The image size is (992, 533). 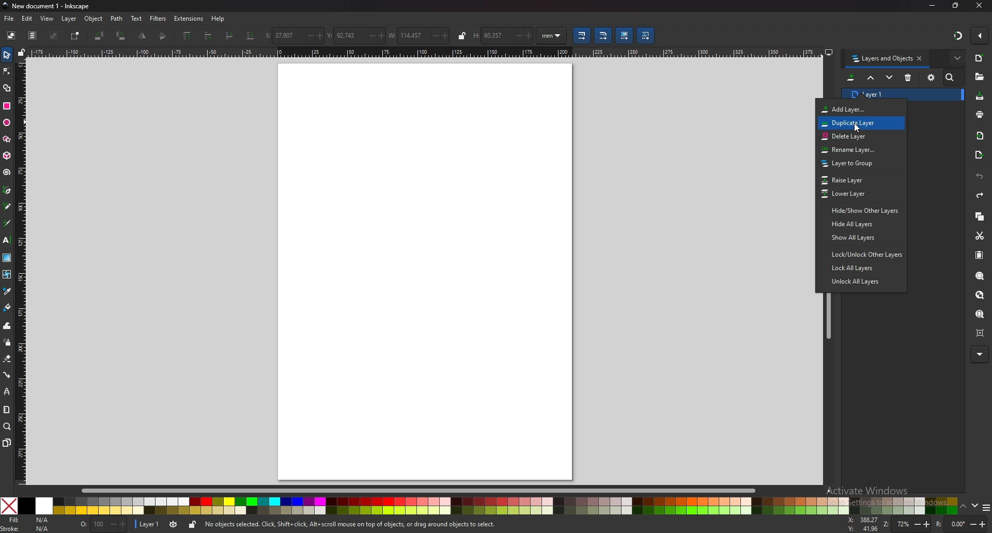 I want to click on duplicate layer, so click(x=857, y=123).